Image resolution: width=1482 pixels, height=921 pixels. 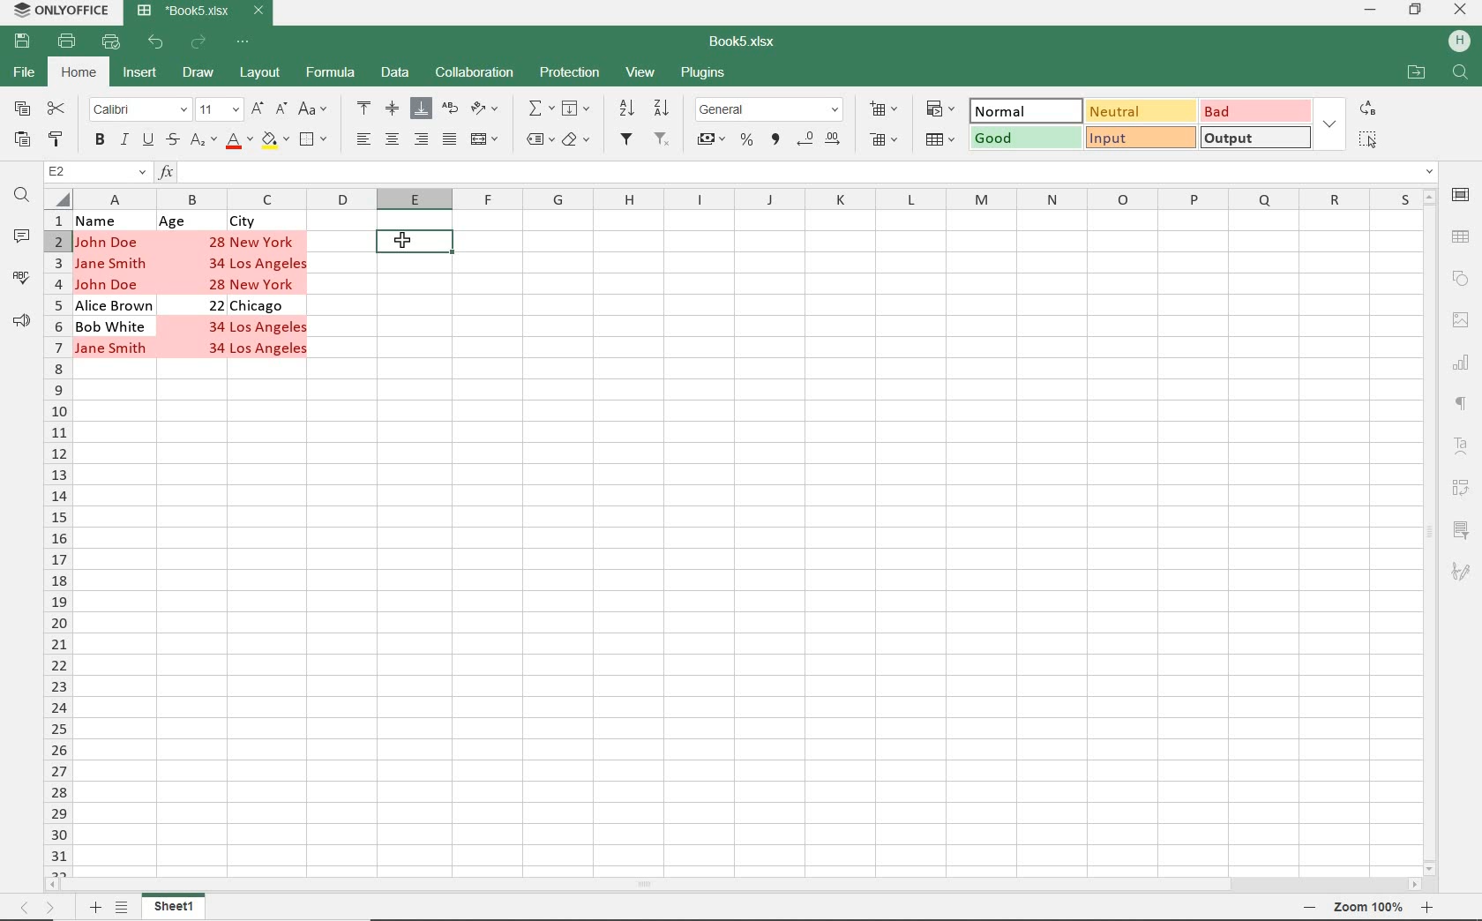 I want to click on Chicago, so click(x=260, y=307).